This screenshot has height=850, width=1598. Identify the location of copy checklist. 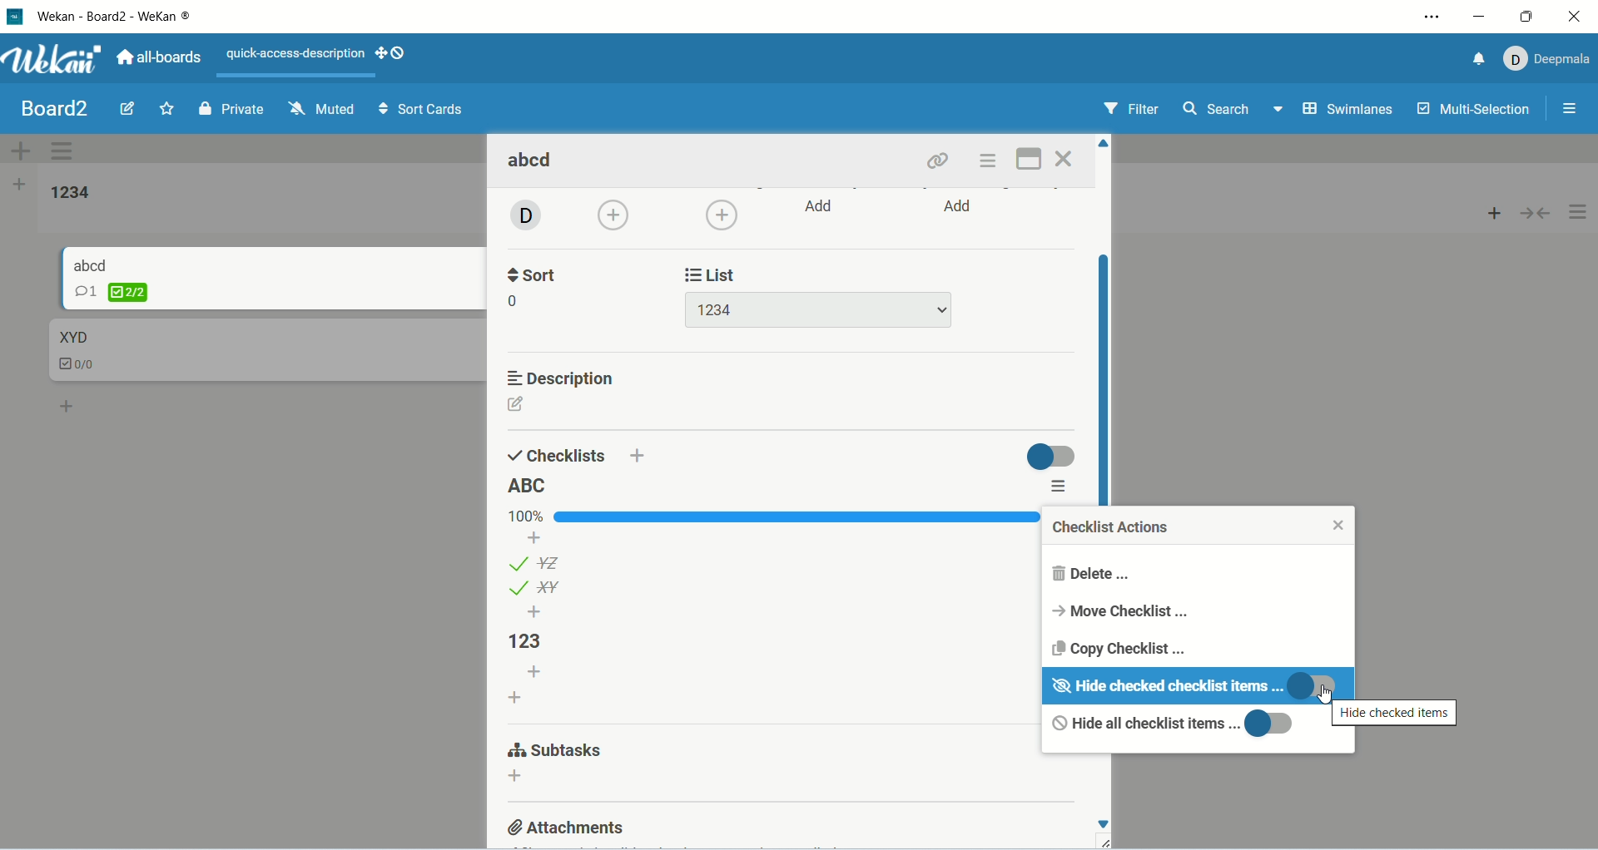
(1122, 648).